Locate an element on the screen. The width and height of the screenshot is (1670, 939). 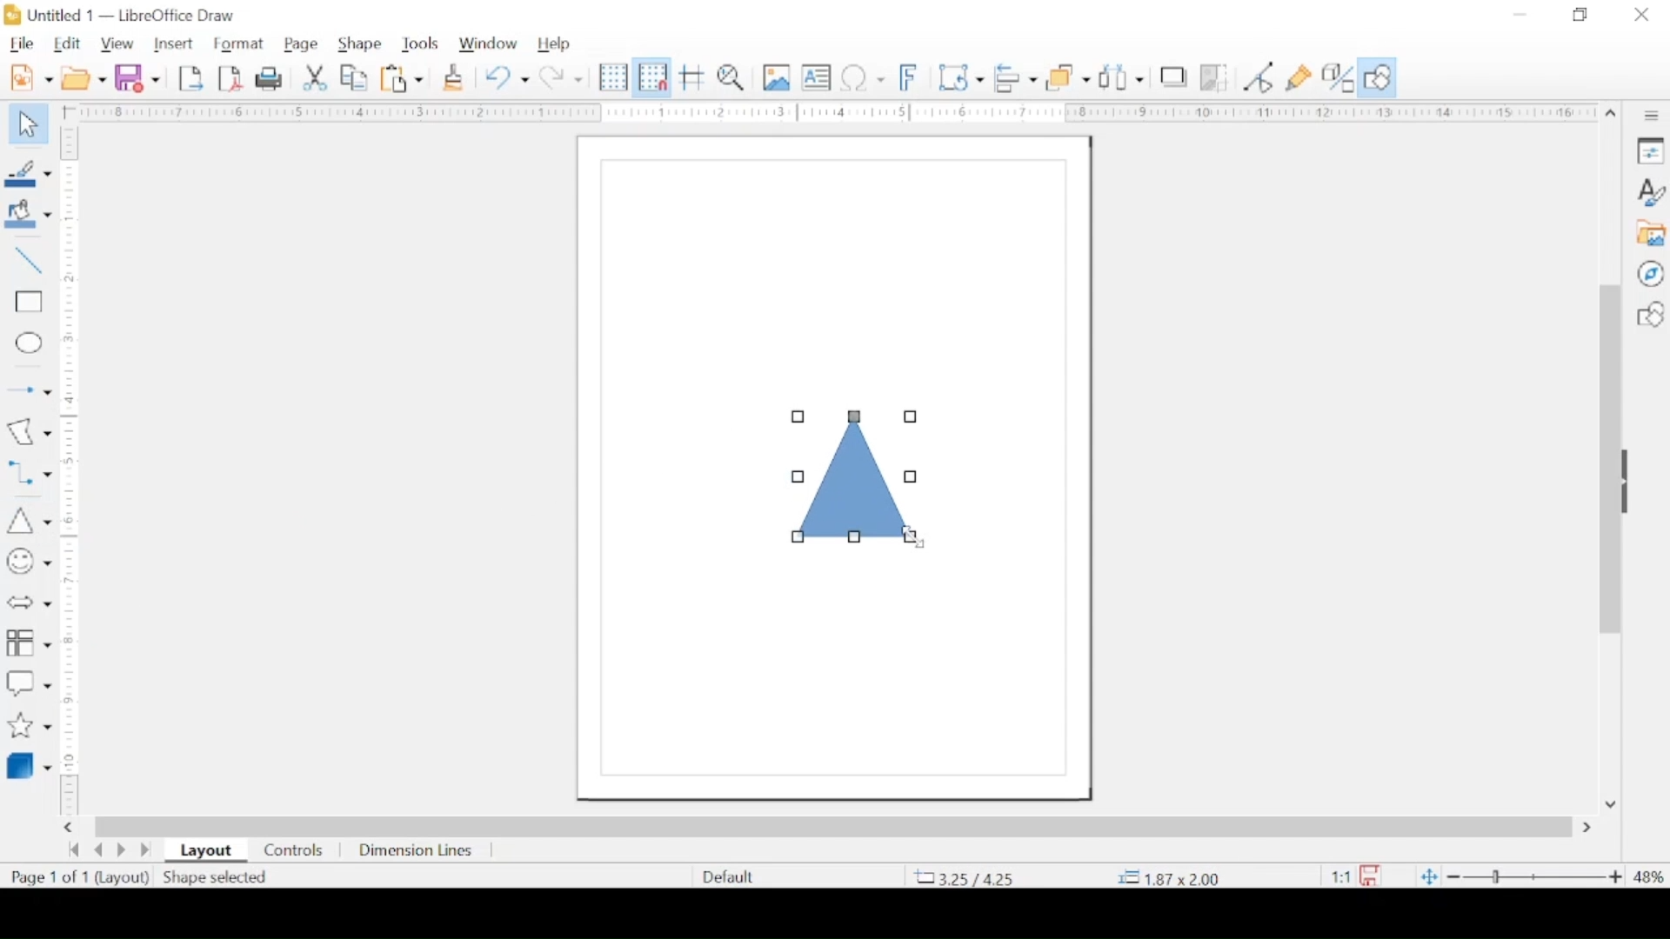
controls is located at coordinates (292, 850).